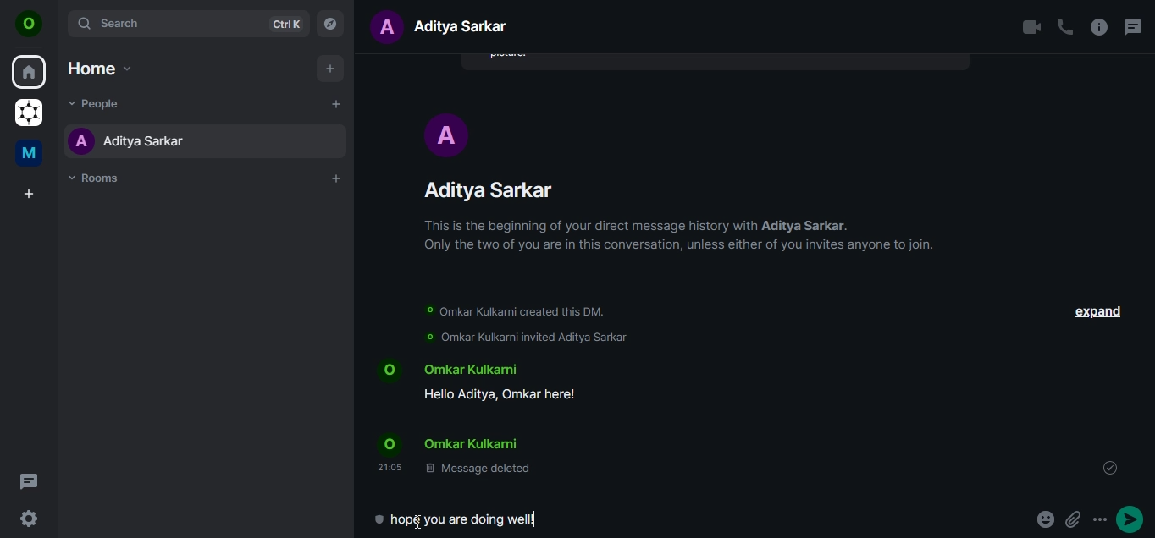  I want to click on send, so click(1130, 518).